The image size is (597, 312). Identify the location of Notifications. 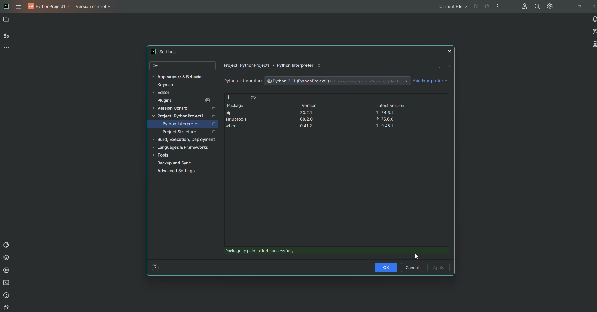
(593, 19).